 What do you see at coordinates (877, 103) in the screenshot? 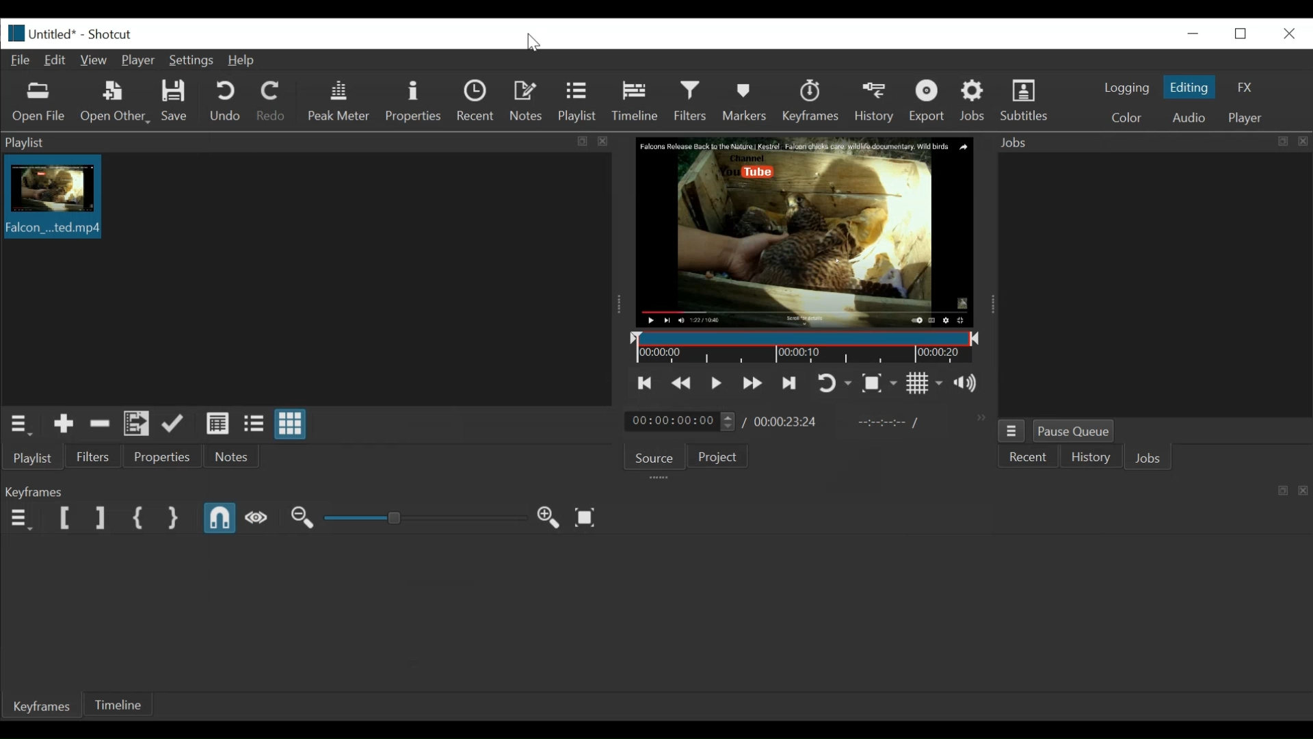
I see `History` at bounding box center [877, 103].